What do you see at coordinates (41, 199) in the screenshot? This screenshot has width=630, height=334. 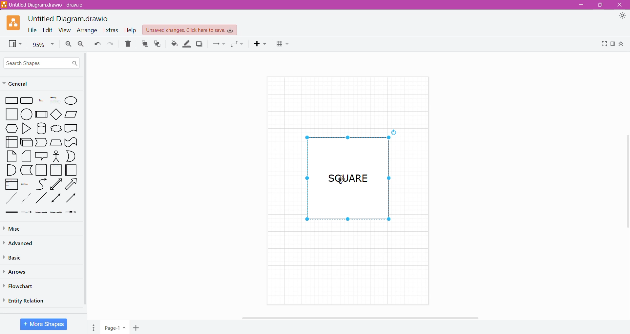 I see `diagonal line` at bounding box center [41, 199].